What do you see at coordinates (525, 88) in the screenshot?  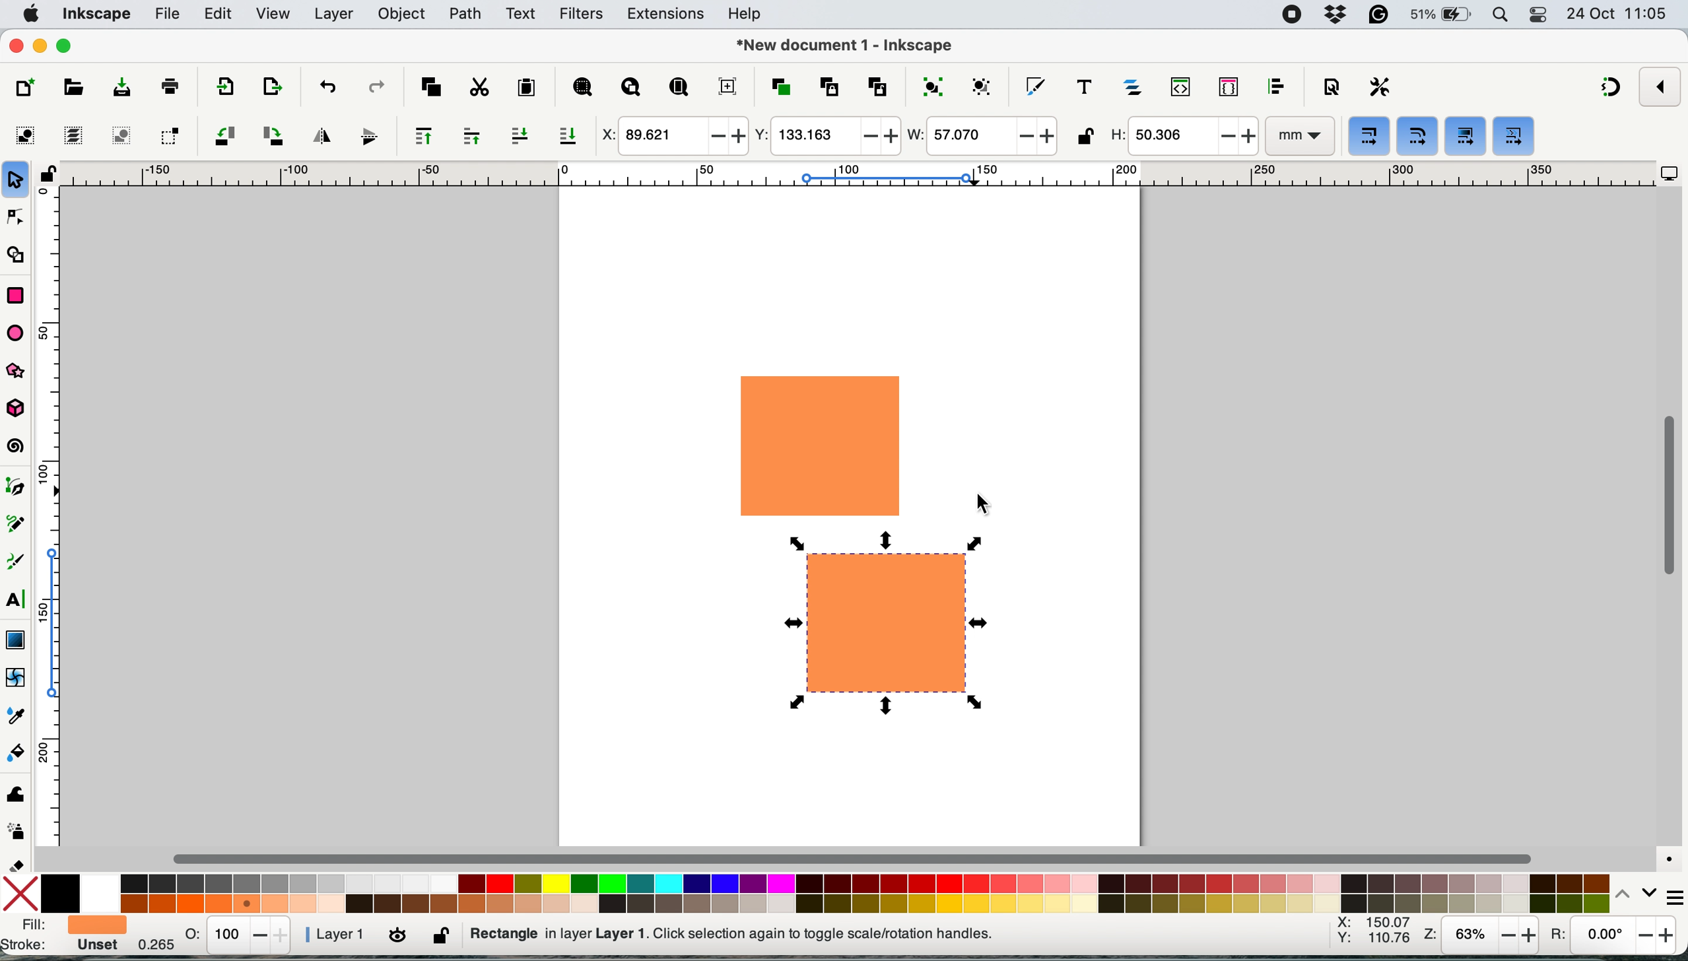 I see `paste` at bounding box center [525, 88].